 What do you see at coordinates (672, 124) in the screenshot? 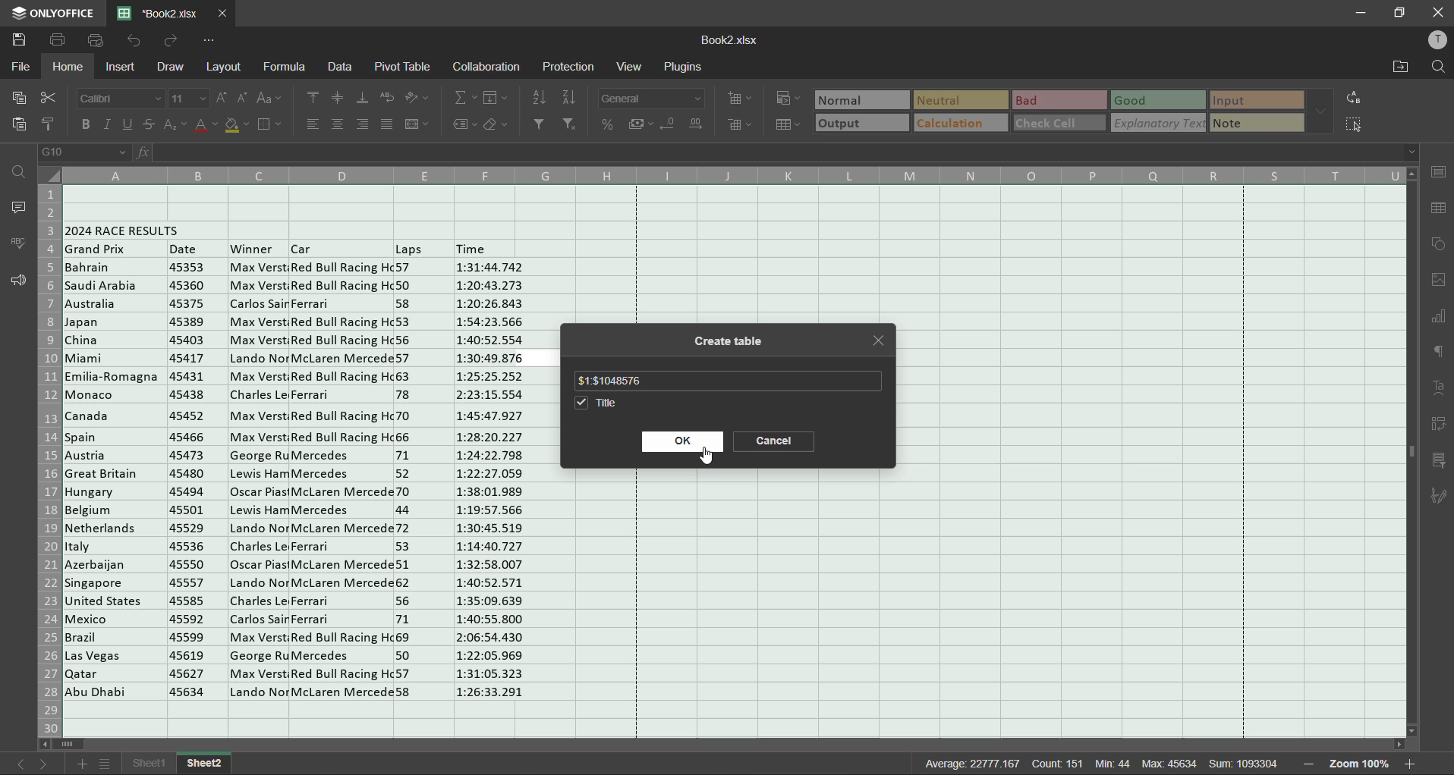
I see `decrease decimal` at bounding box center [672, 124].